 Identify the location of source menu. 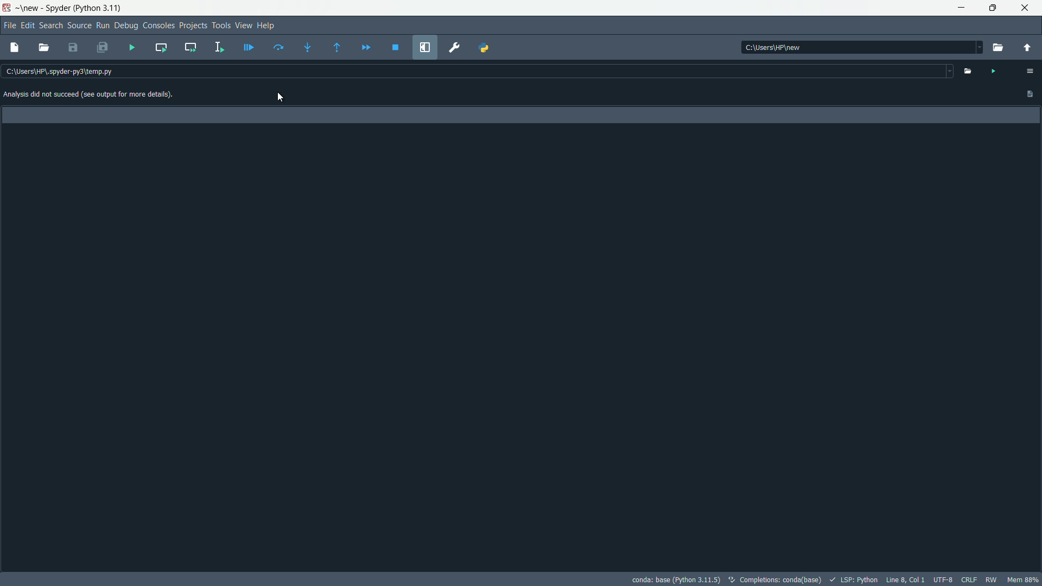
(78, 26).